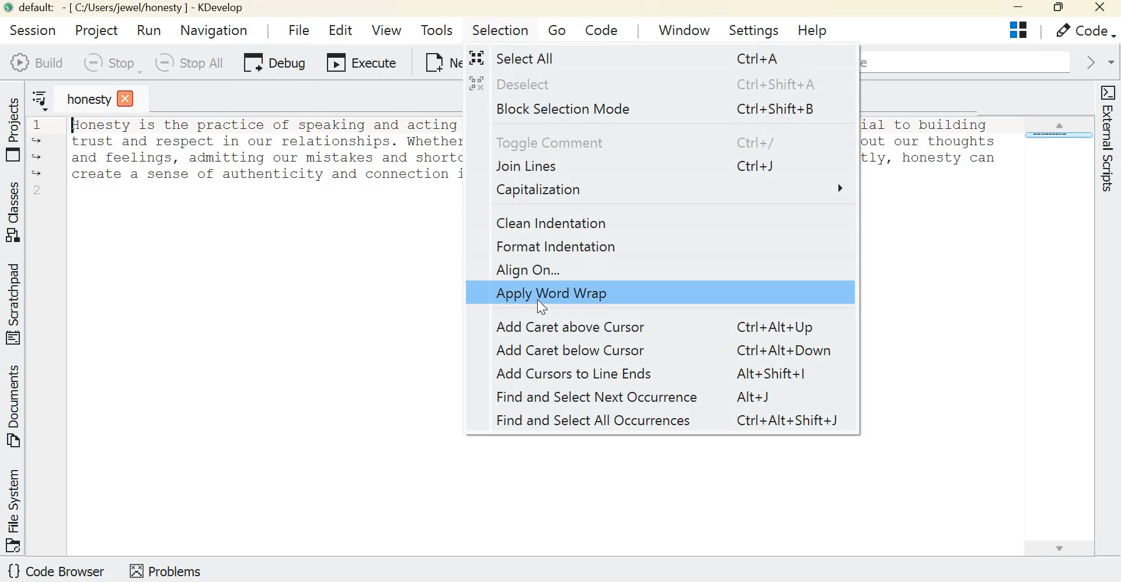 Image resolution: width=1121 pixels, height=582 pixels. Describe the element at coordinates (95, 29) in the screenshot. I see `Project` at that location.